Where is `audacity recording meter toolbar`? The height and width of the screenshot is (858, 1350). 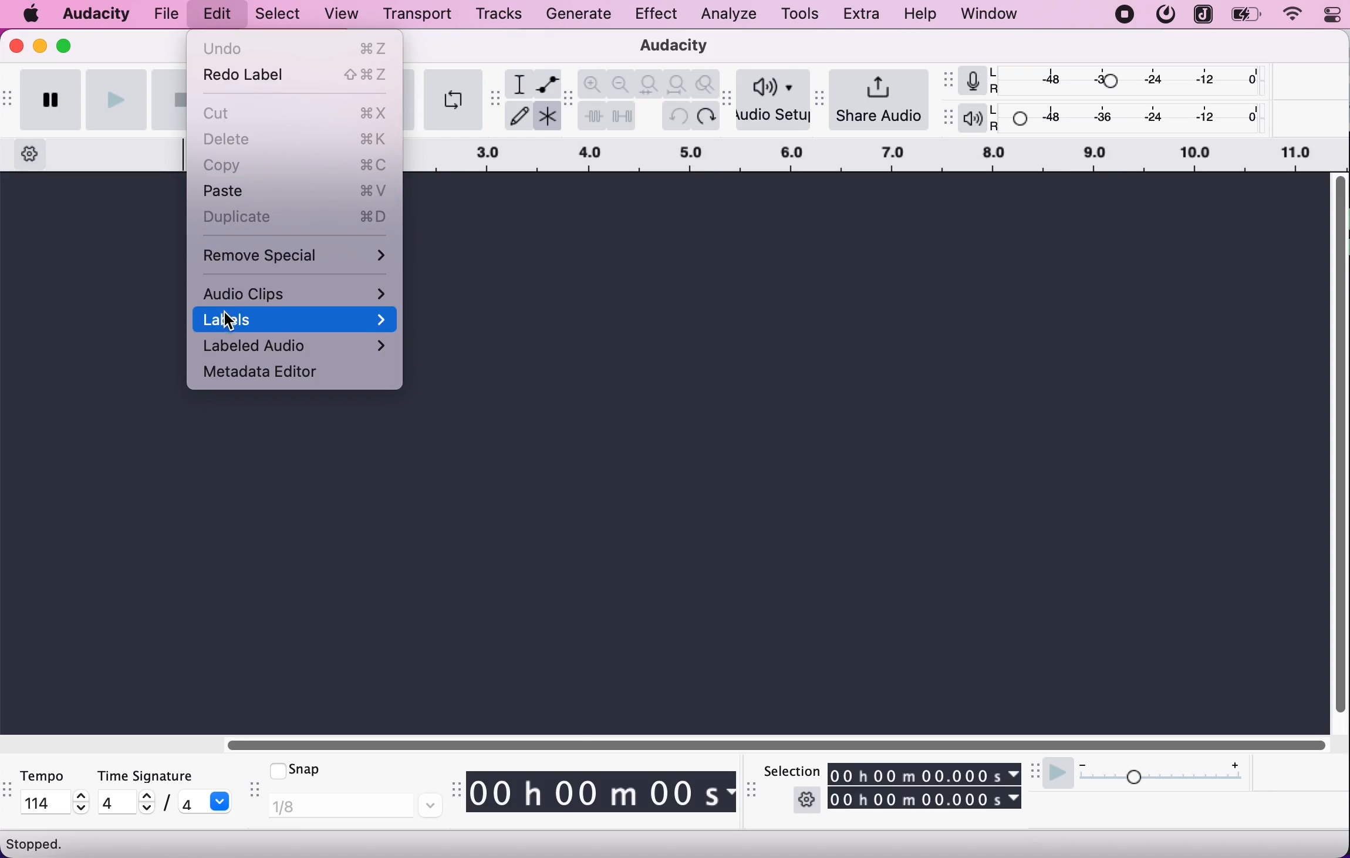
audacity recording meter toolbar is located at coordinates (947, 79).